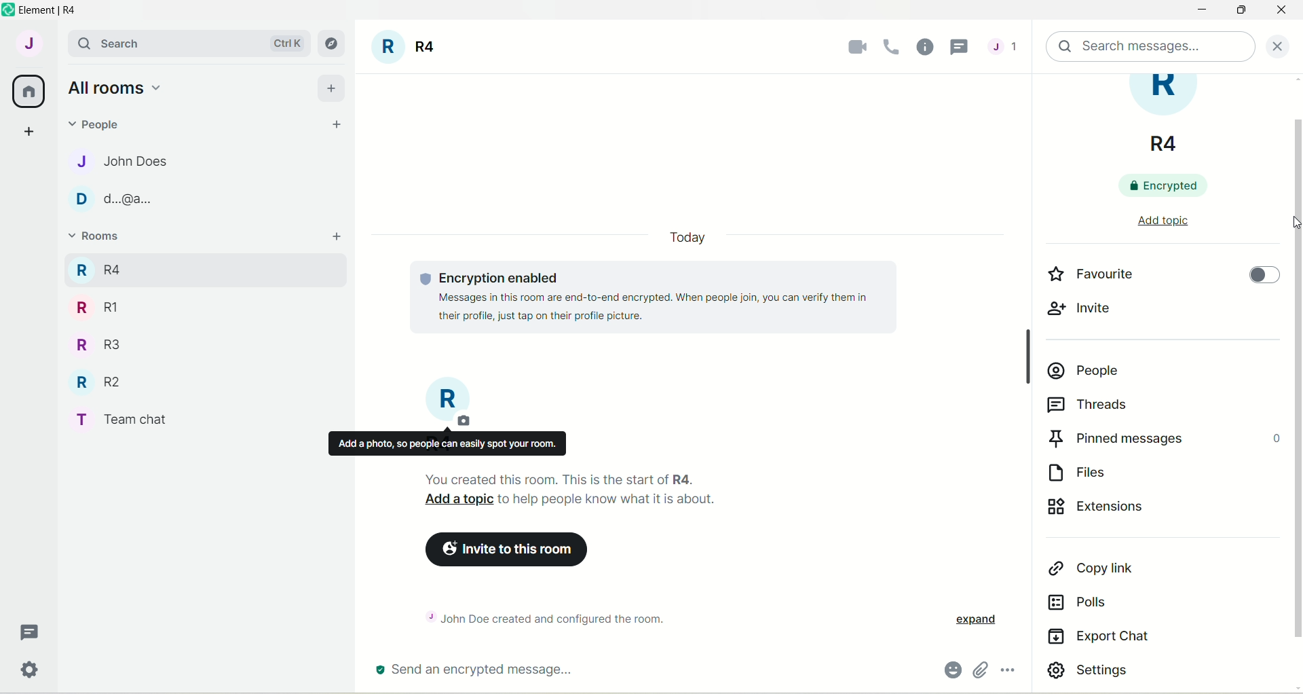 This screenshot has width=1303, height=694. What do you see at coordinates (54, 10) in the screenshot?
I see `element` at bounding box center [54, 10].